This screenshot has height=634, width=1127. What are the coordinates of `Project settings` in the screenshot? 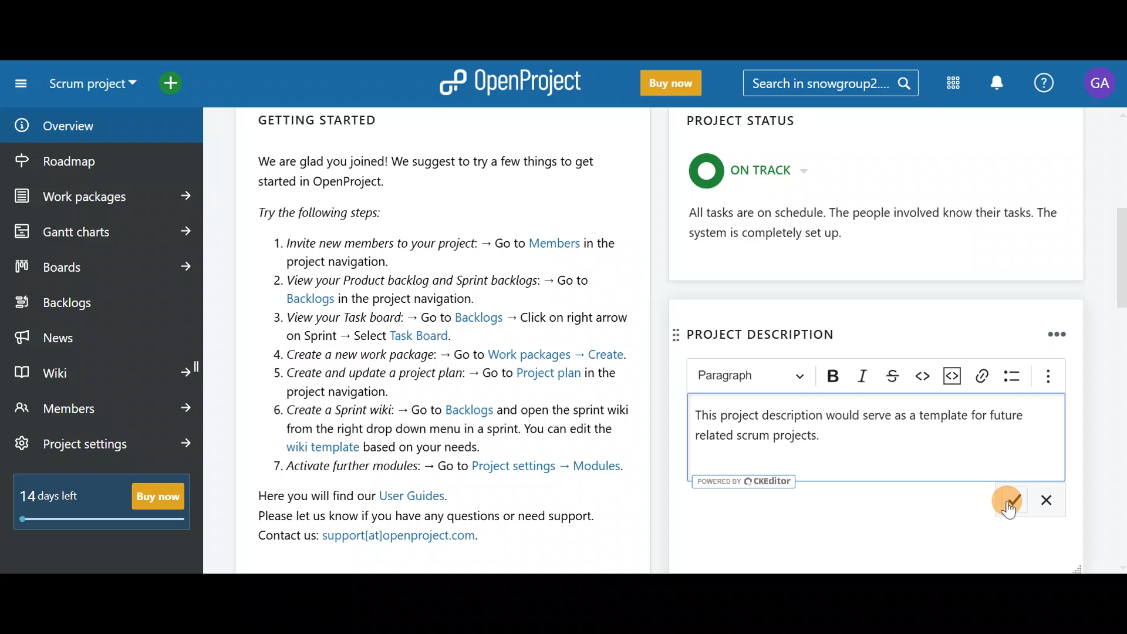 It's located at (104, 446).